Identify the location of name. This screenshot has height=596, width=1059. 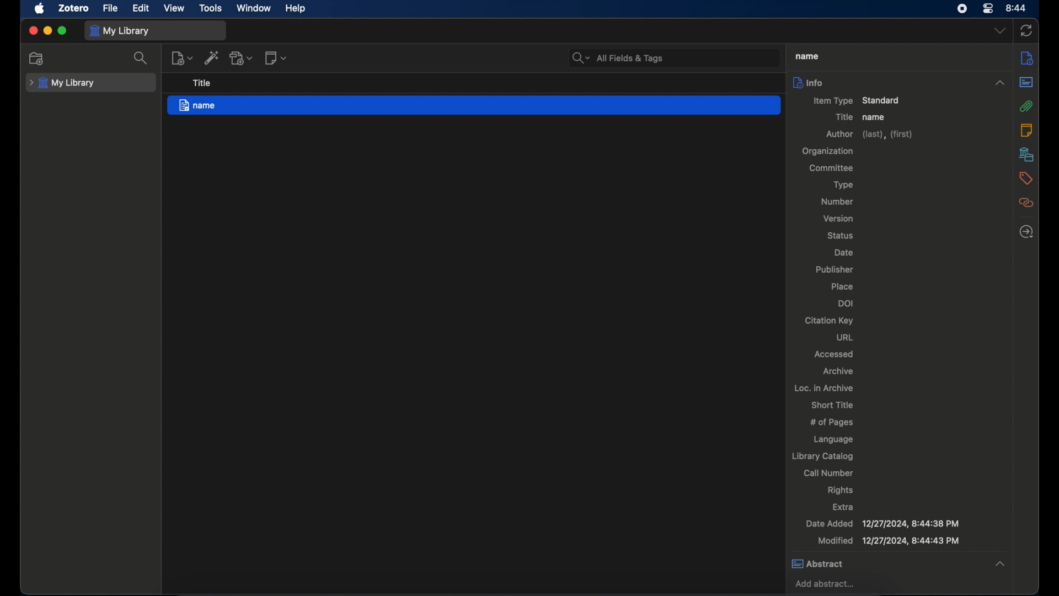
(875, 118).